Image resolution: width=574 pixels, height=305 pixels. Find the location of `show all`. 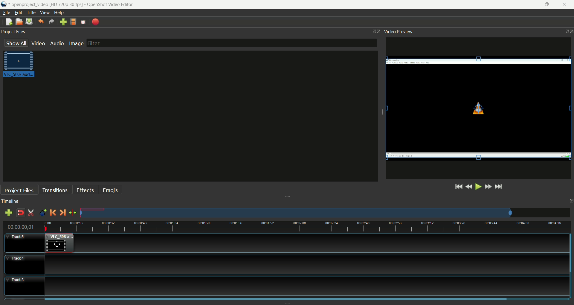

show all is located at coordinates (17, 45).